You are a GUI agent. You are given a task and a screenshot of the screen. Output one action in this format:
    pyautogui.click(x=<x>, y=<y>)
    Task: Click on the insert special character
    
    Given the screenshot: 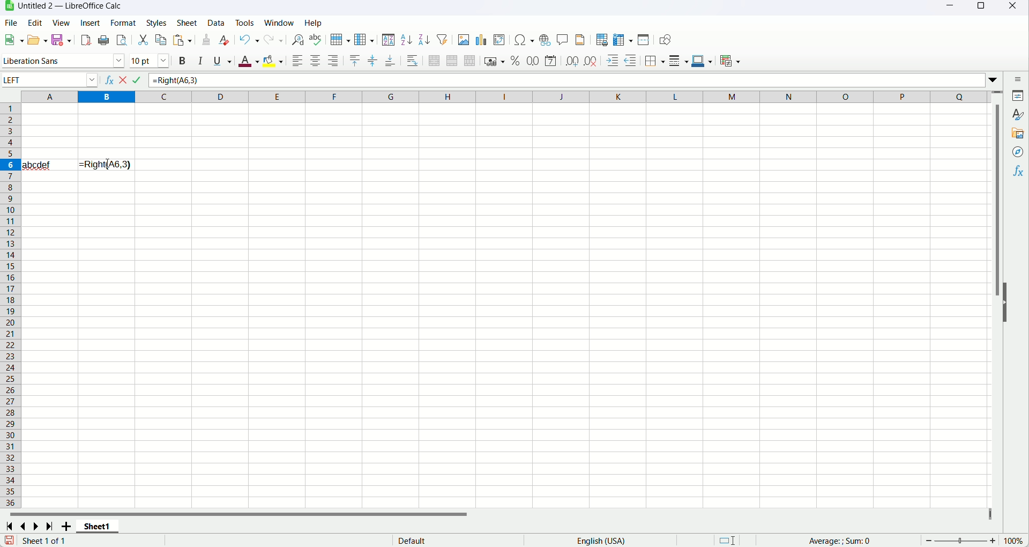 What is the action you would take?
    pyautogui.click(x=524, y=40)
    